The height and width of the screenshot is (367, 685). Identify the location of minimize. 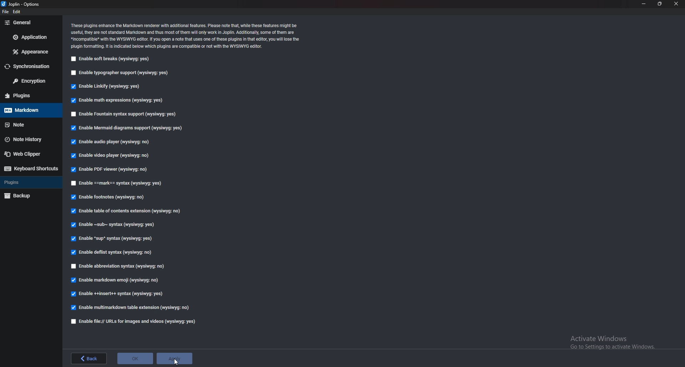
(644, 4).